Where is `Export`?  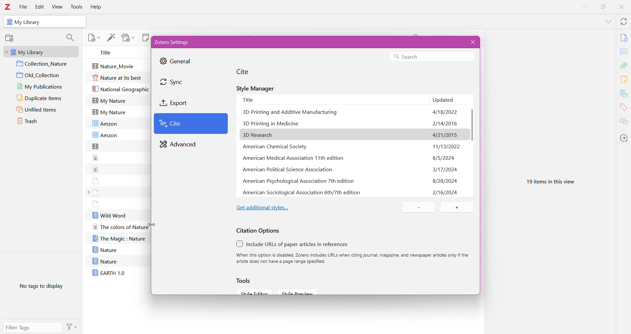
Export is located at coordinates (182, 103).